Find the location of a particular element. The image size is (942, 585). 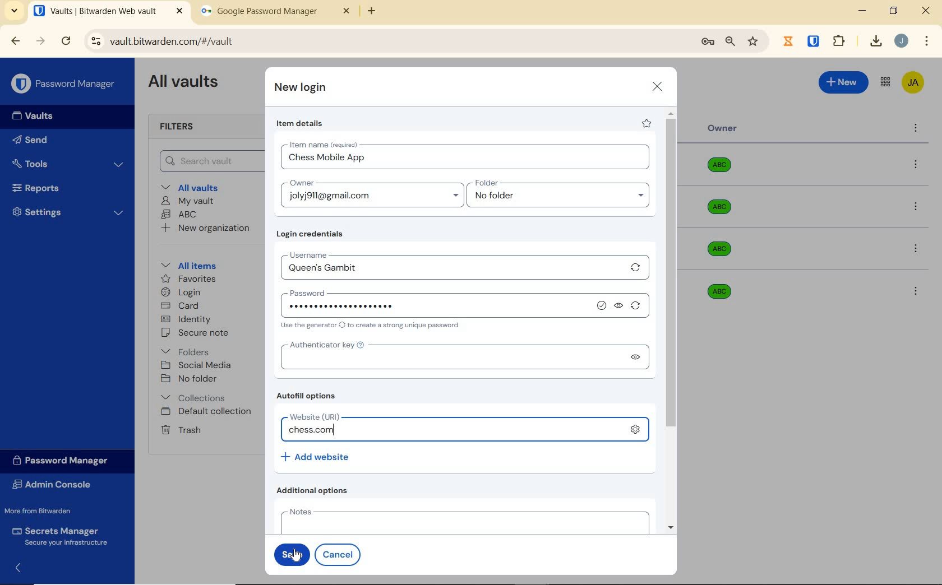

Owner organization is located at coordinates (723, 169).